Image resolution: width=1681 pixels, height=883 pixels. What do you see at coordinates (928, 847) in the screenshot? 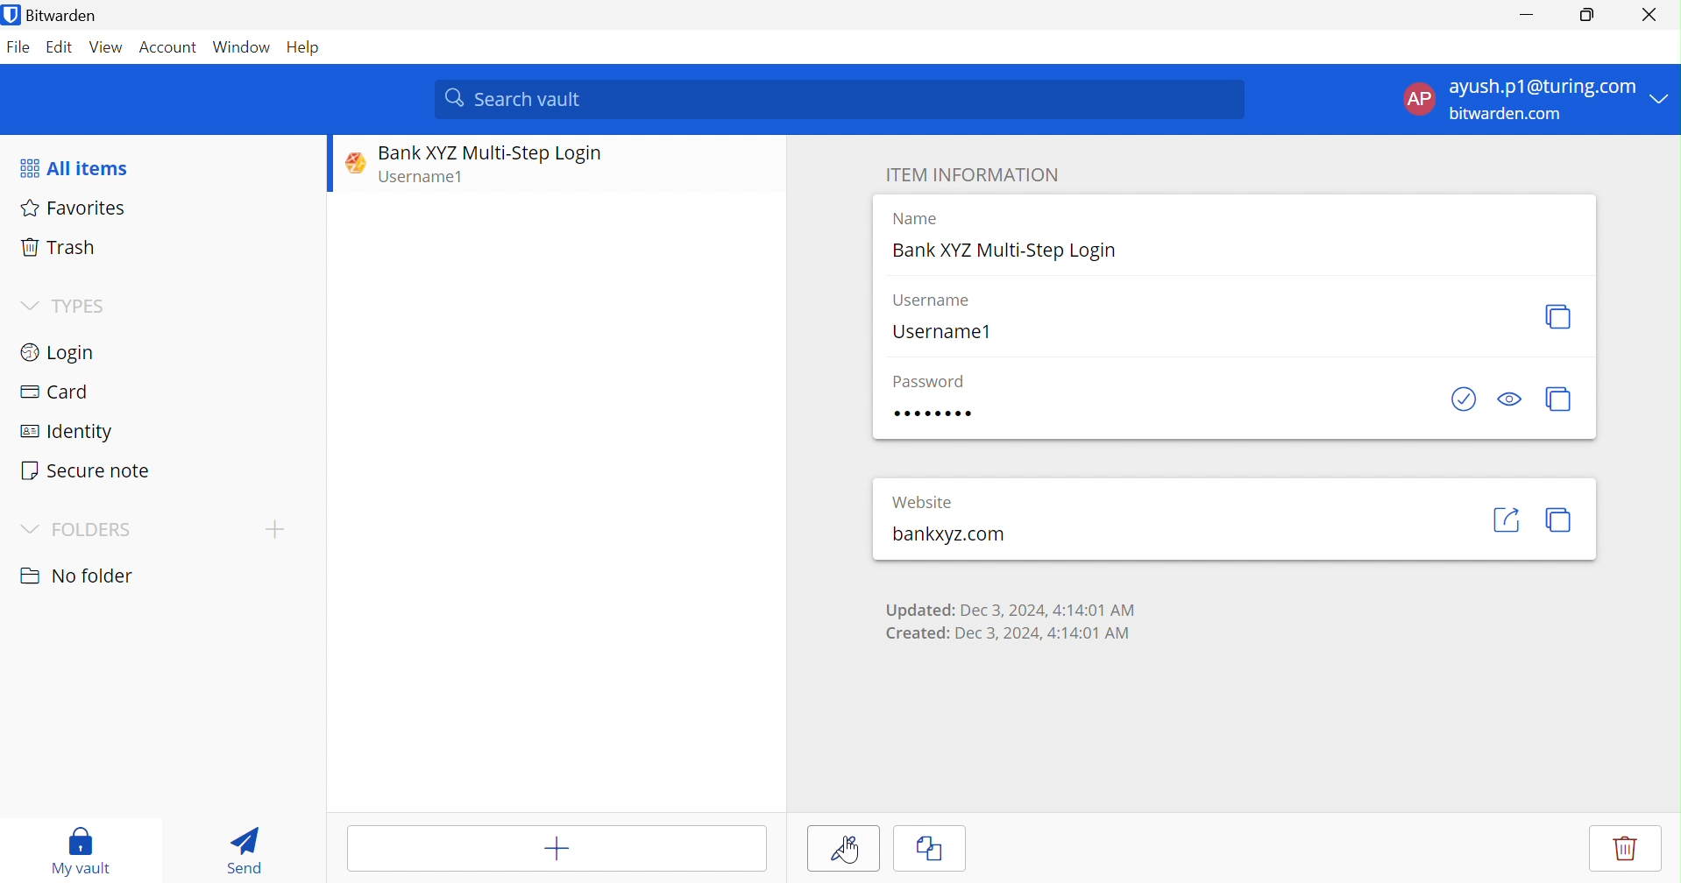
I see `Clone` at bounding box center [928, 847].